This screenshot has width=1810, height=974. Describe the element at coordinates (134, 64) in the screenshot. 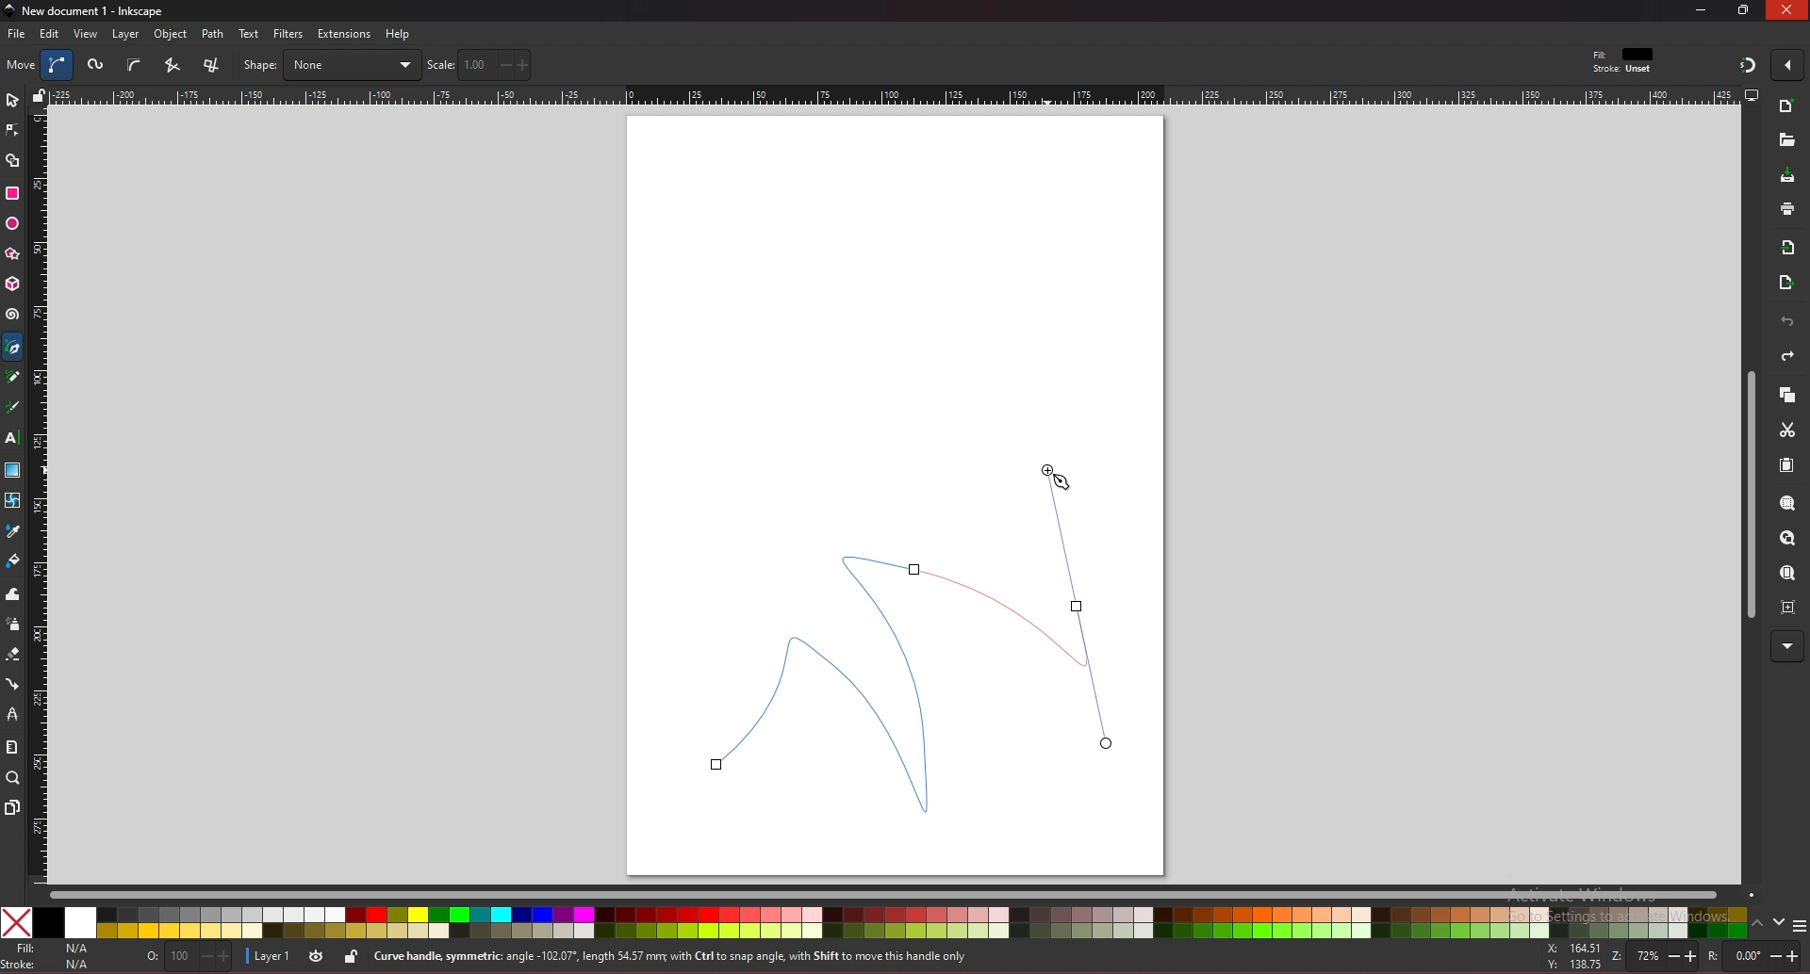

I see `b spline path` at that location.